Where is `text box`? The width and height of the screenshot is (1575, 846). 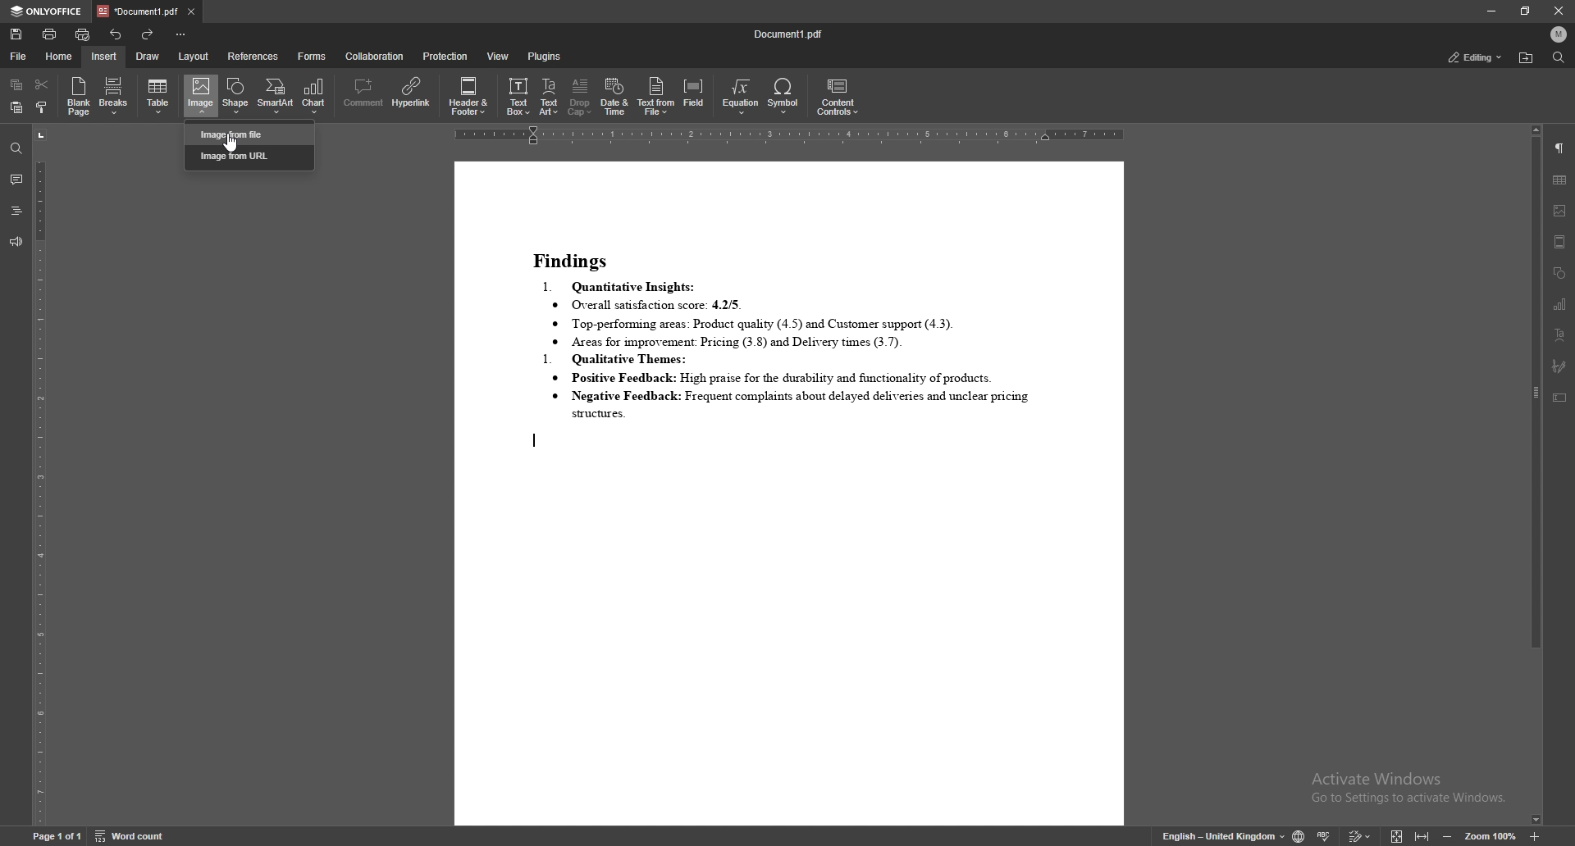
text box is located at coordinates (1559, 398).